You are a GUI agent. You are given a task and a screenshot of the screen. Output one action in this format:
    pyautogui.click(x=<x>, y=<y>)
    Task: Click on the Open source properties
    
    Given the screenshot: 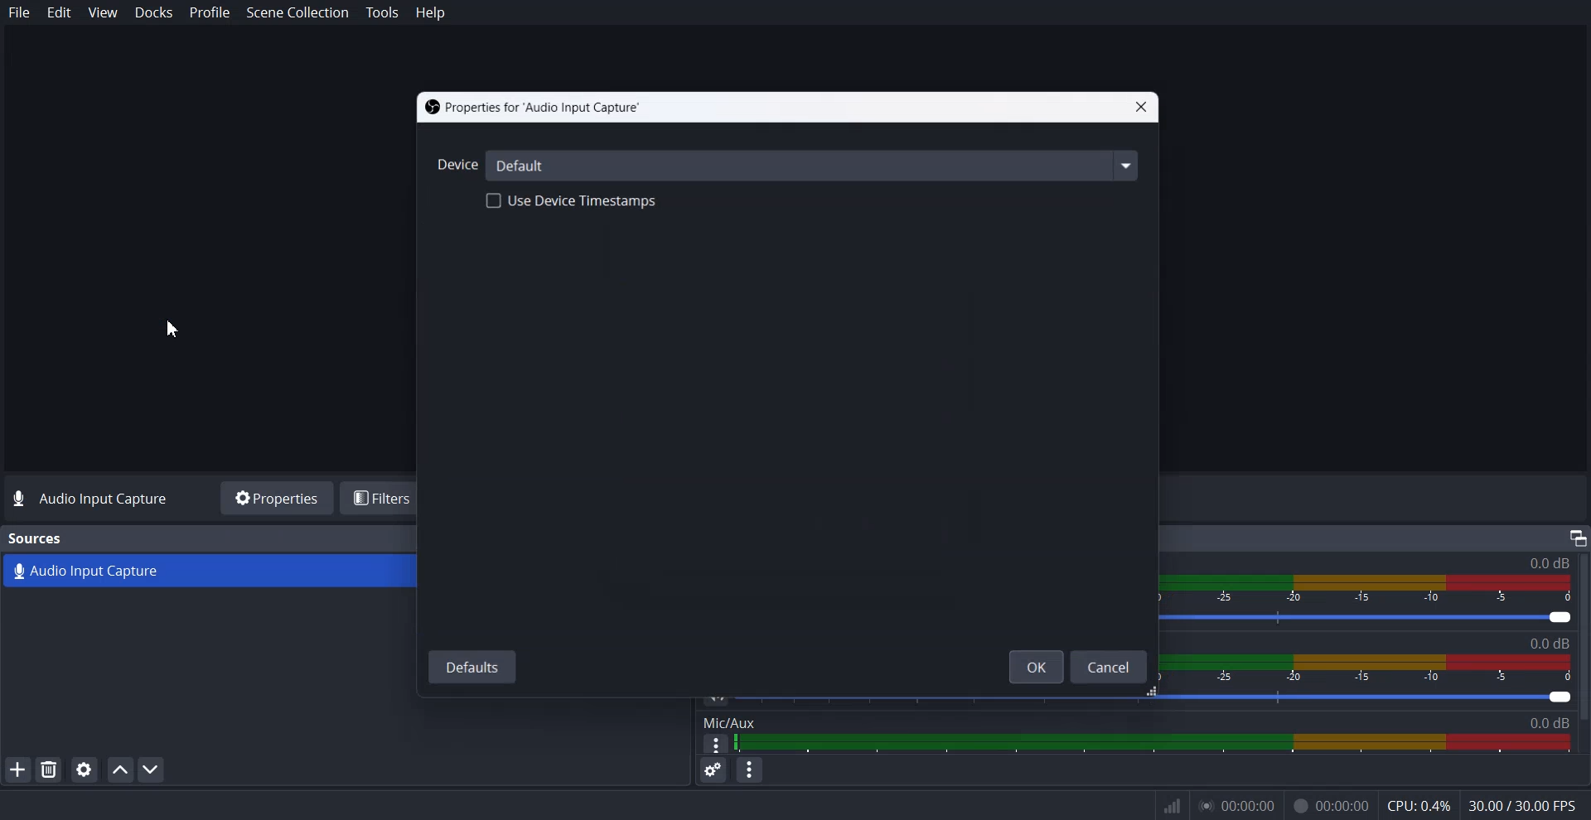 What is the action you would take?
    pyautogui.click(x=83, y=769)
    